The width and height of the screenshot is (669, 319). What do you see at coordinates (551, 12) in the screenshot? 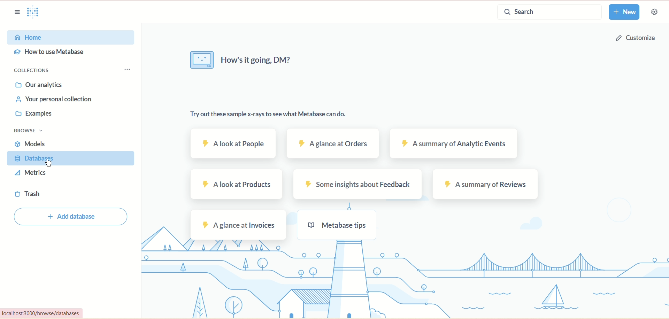
I see `search` at bounding box center [551, 12].